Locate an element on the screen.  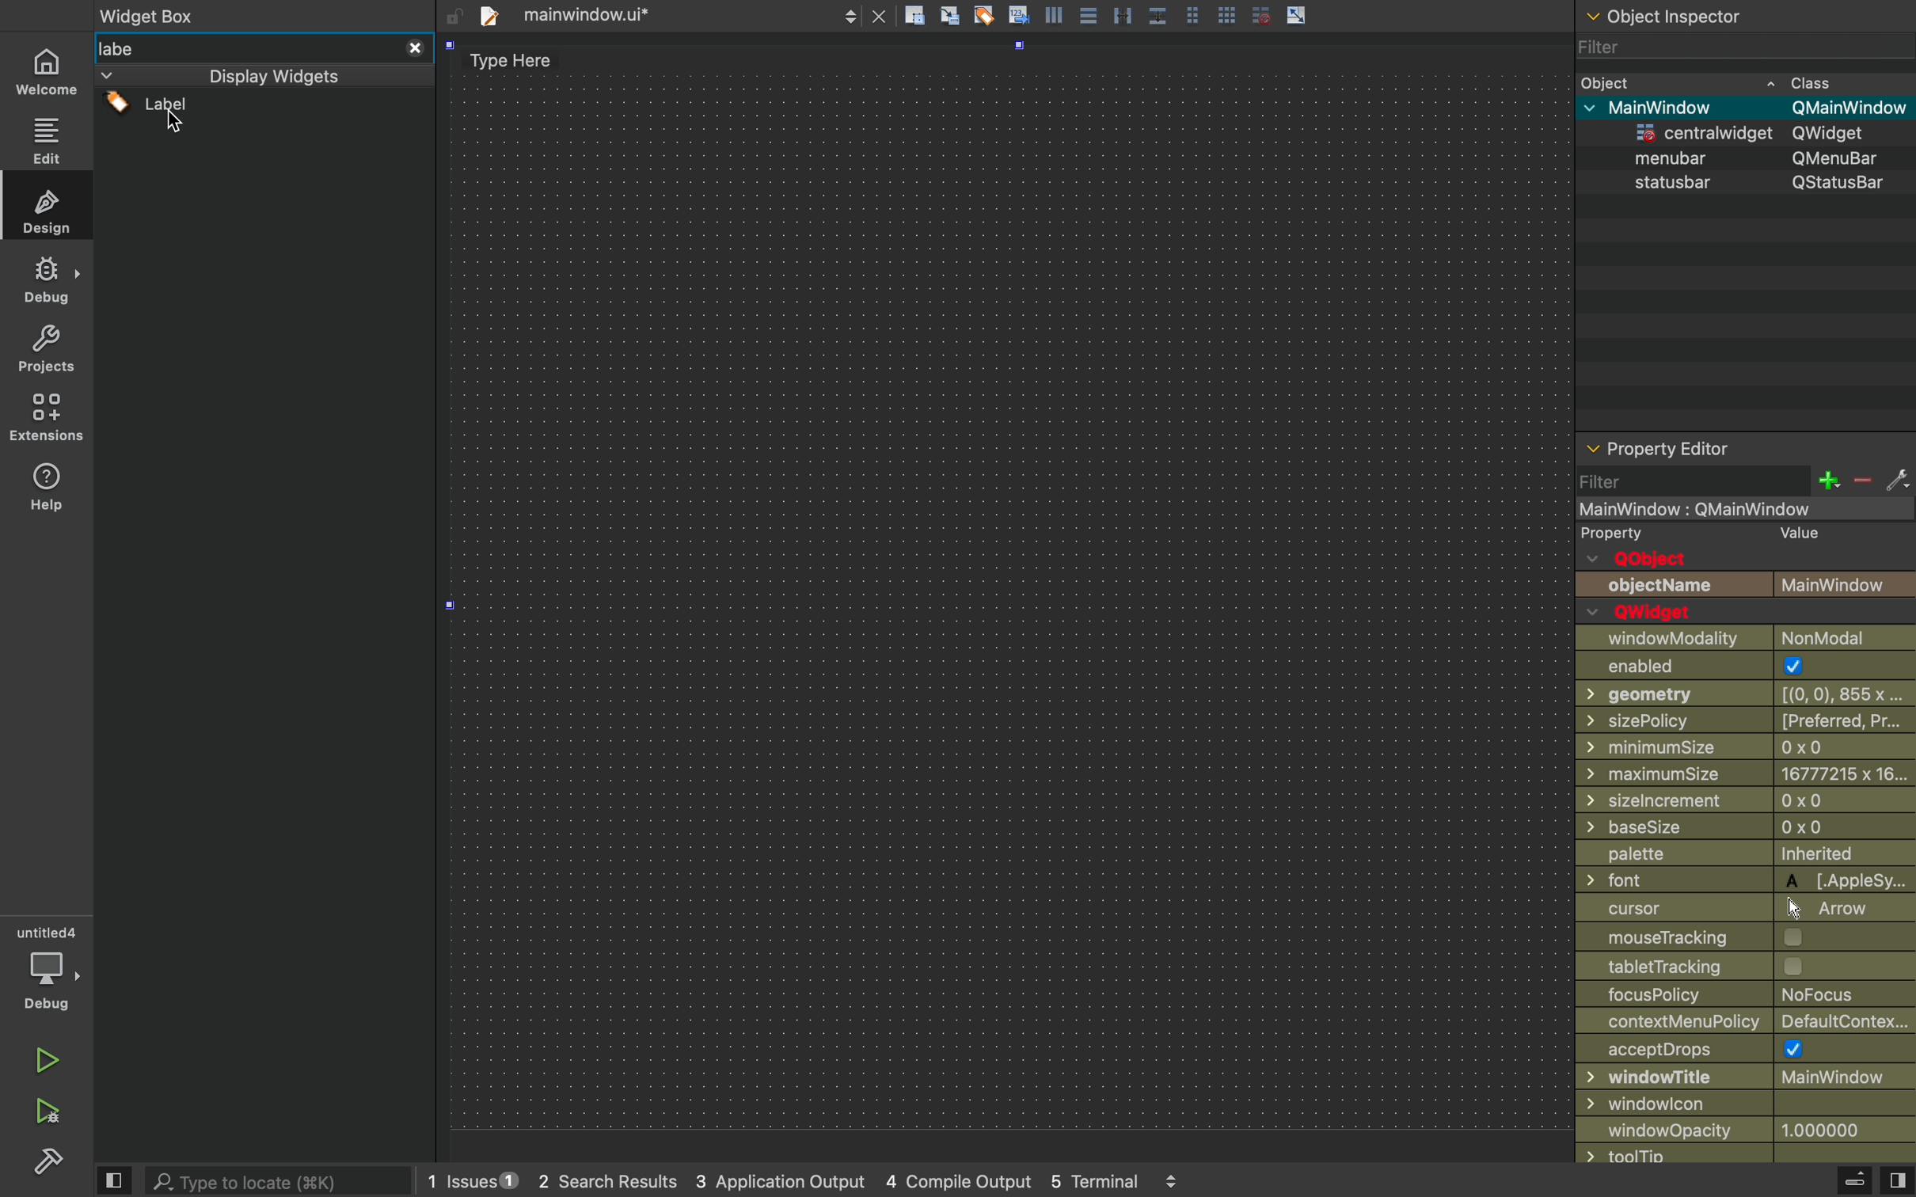
widjget is located at coordinates (1758, 135).